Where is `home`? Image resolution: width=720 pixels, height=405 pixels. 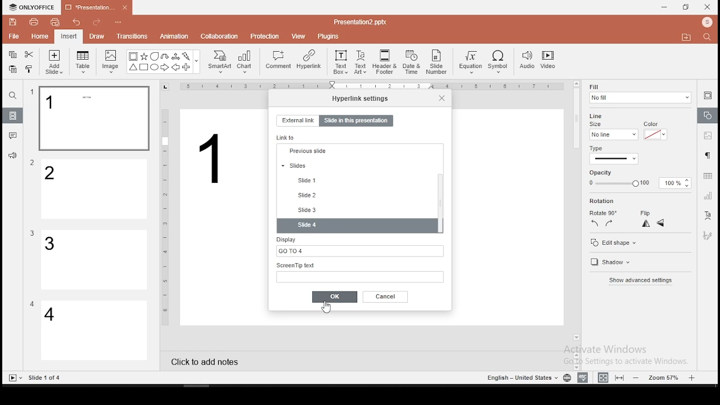
home is located at coordinates (39, 36).